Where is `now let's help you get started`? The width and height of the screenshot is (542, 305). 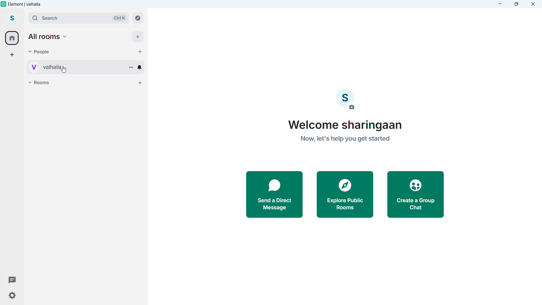 now let's help you get started is located at coordinates (353, 142).